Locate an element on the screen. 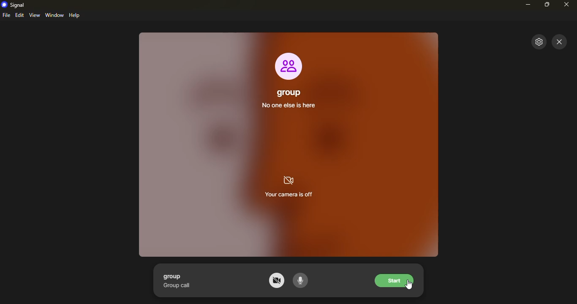 Image resolution: width=577 pixels, height=304 pixels. No one else is here is located at coordinates (292, 106).